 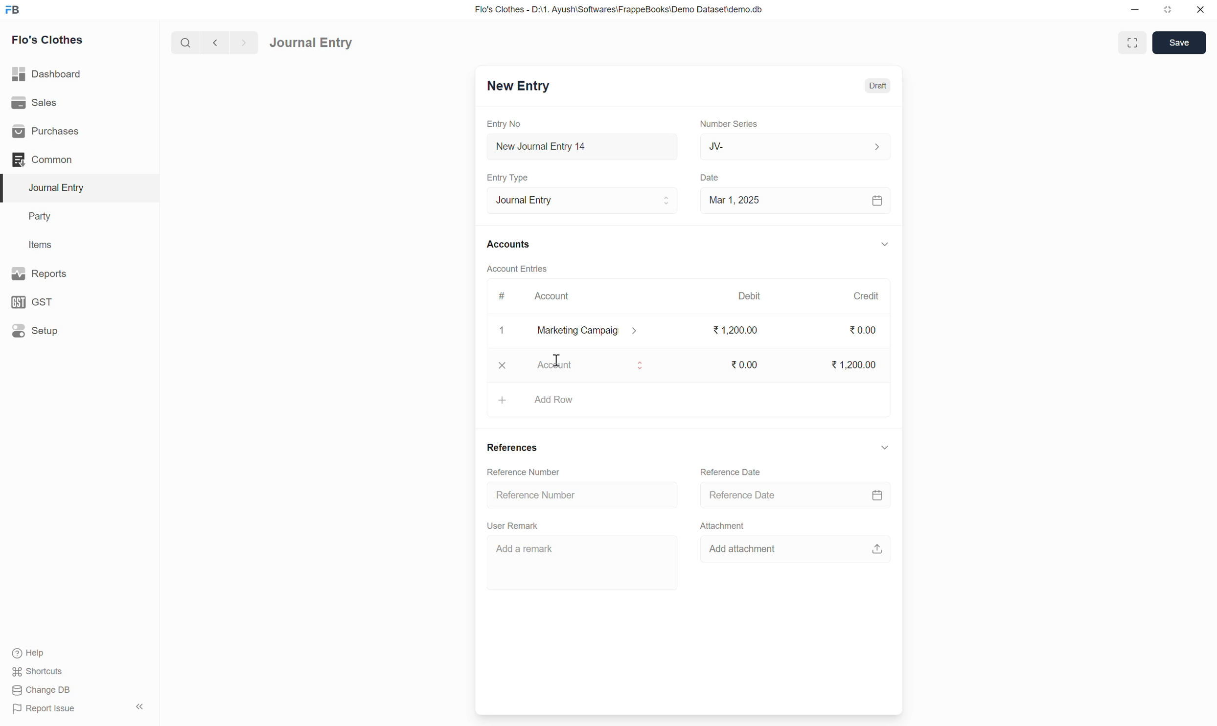 I want to click on +, so click(x=504, y=401).